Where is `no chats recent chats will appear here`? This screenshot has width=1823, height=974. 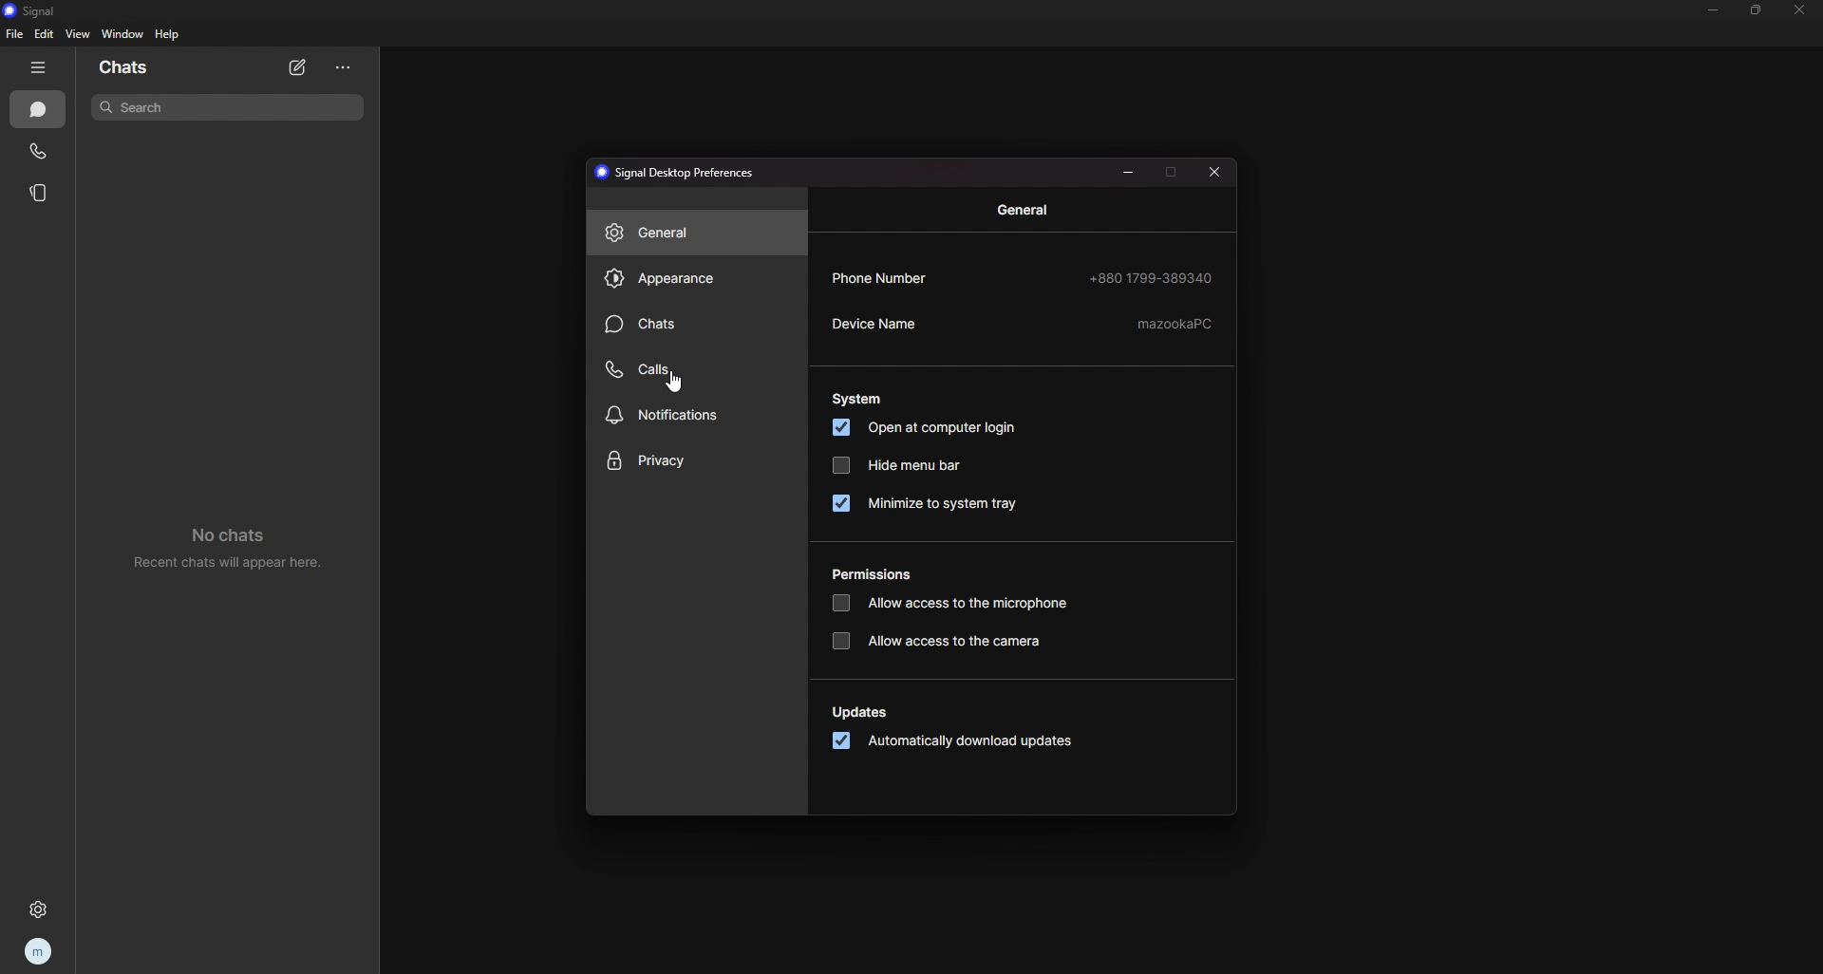 no chats recent chats will appear here is located at coordinates (237, 553).